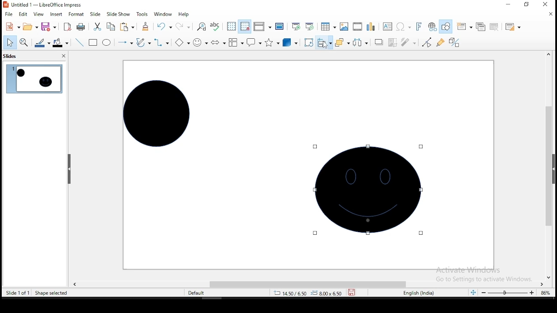 The height and width of the screenshot is (313, 557). I want to click on crop image, so click(393, 42).